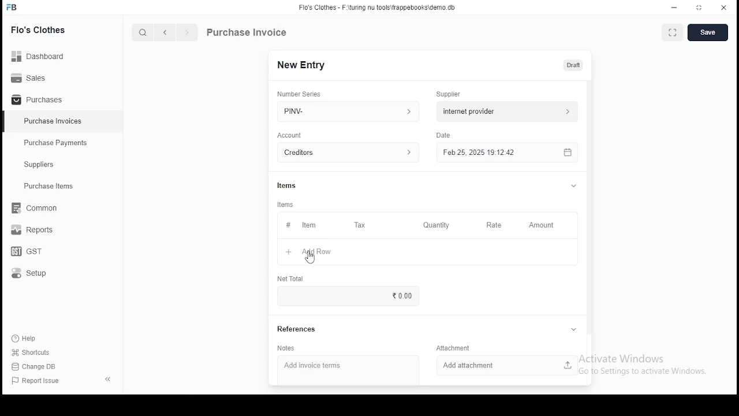 The width and height of the screenshot is (739, 416). I want to click on search, so click(144, 34).